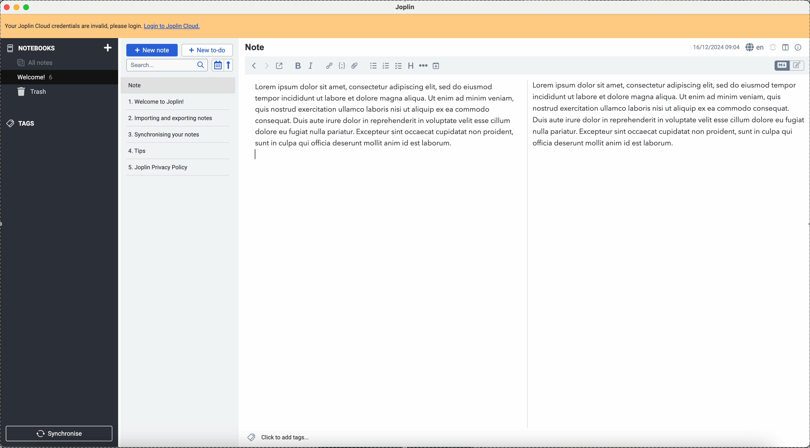  What do you see at coordinates (58, 77) in the screenshot?
I see `welcome` at bounding box center [58, 77].